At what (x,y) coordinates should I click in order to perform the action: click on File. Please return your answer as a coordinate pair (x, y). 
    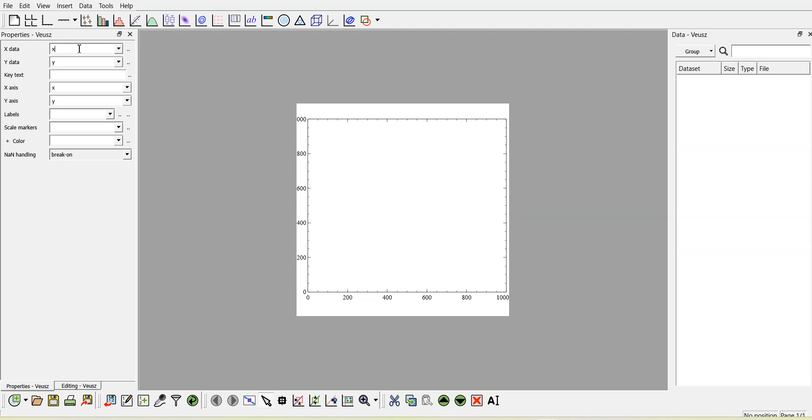
    Looking at the image, I should click on (767, 68).